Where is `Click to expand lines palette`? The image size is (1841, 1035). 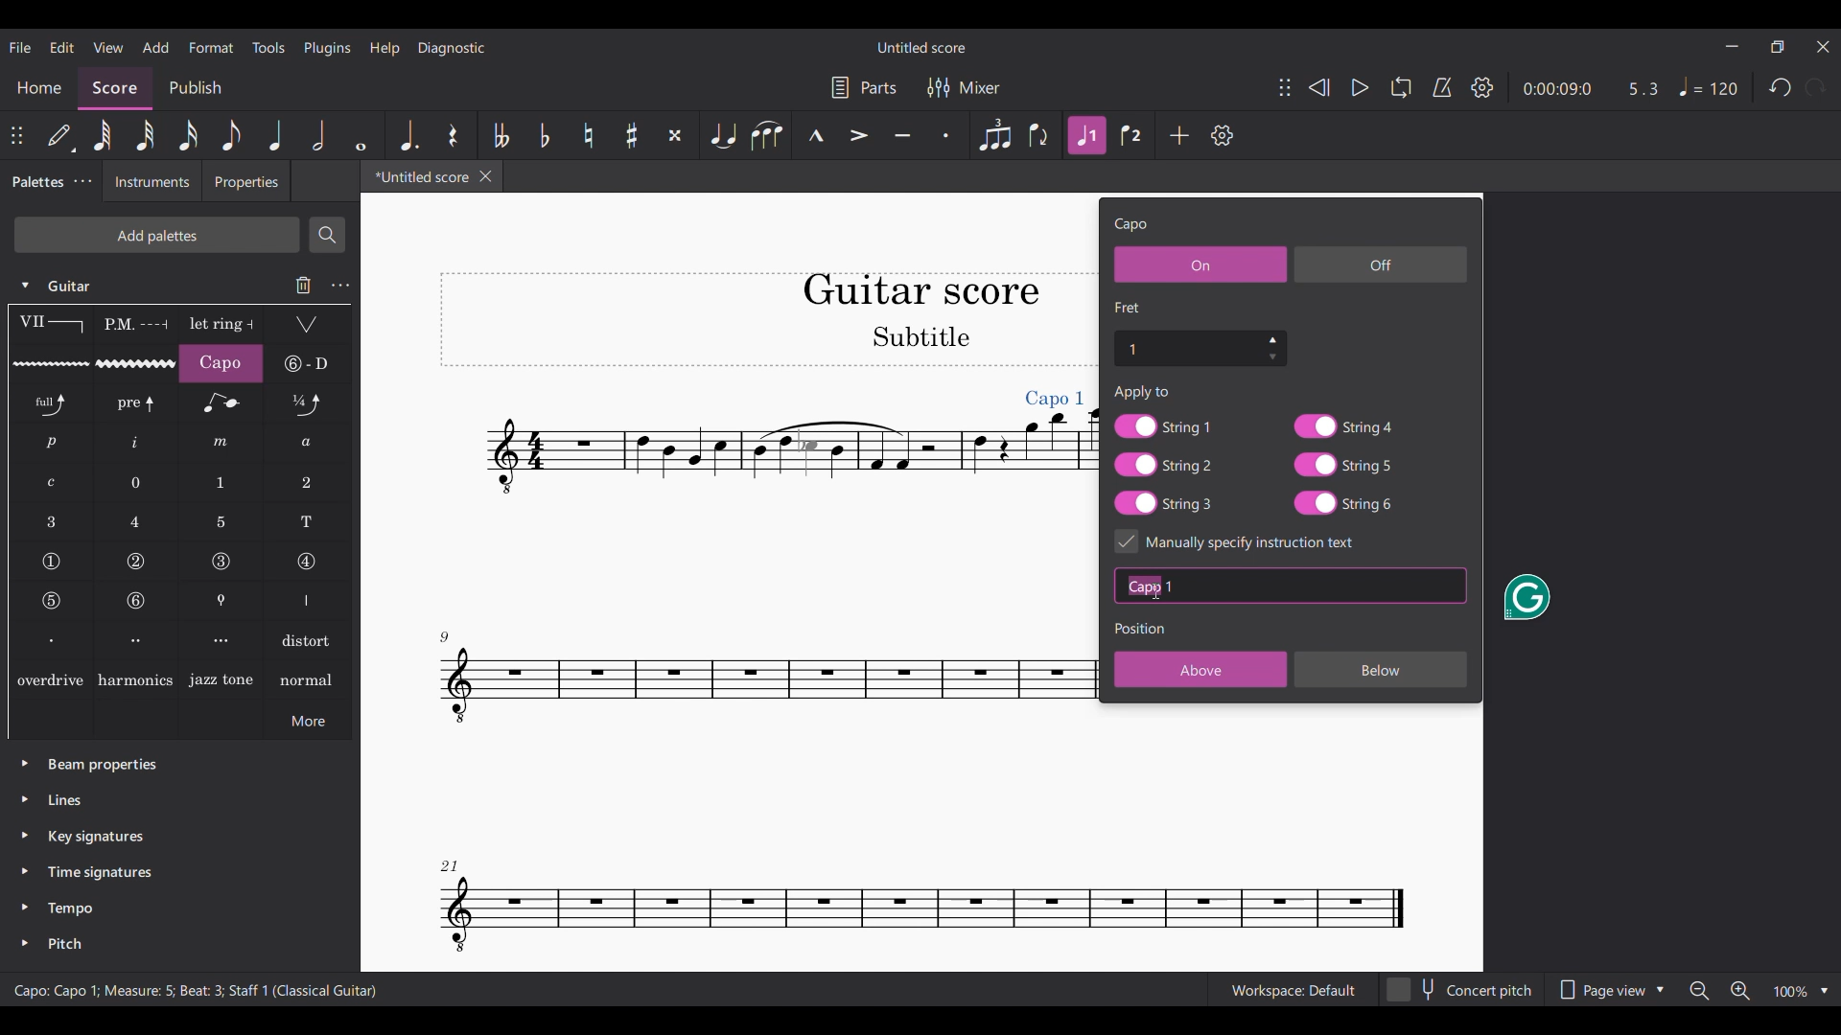
Click to expand lines palette is located at coordinates (24, 799).